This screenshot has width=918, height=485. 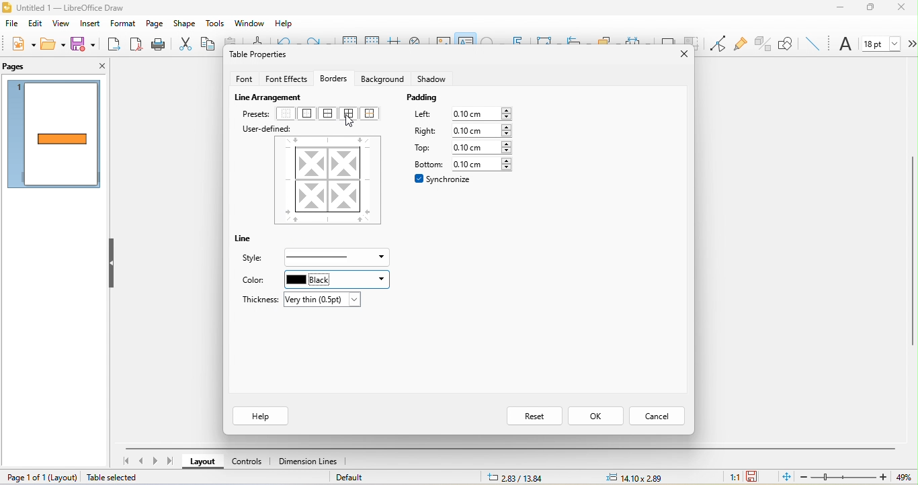 I want to click on cursor movement, so click(x=353, y=122).